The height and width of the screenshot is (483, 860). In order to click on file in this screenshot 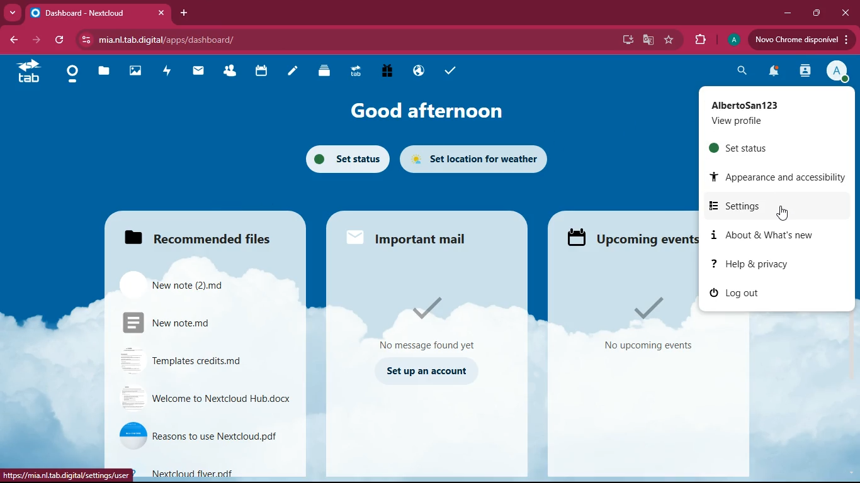, I will do `click(181, 284)`.